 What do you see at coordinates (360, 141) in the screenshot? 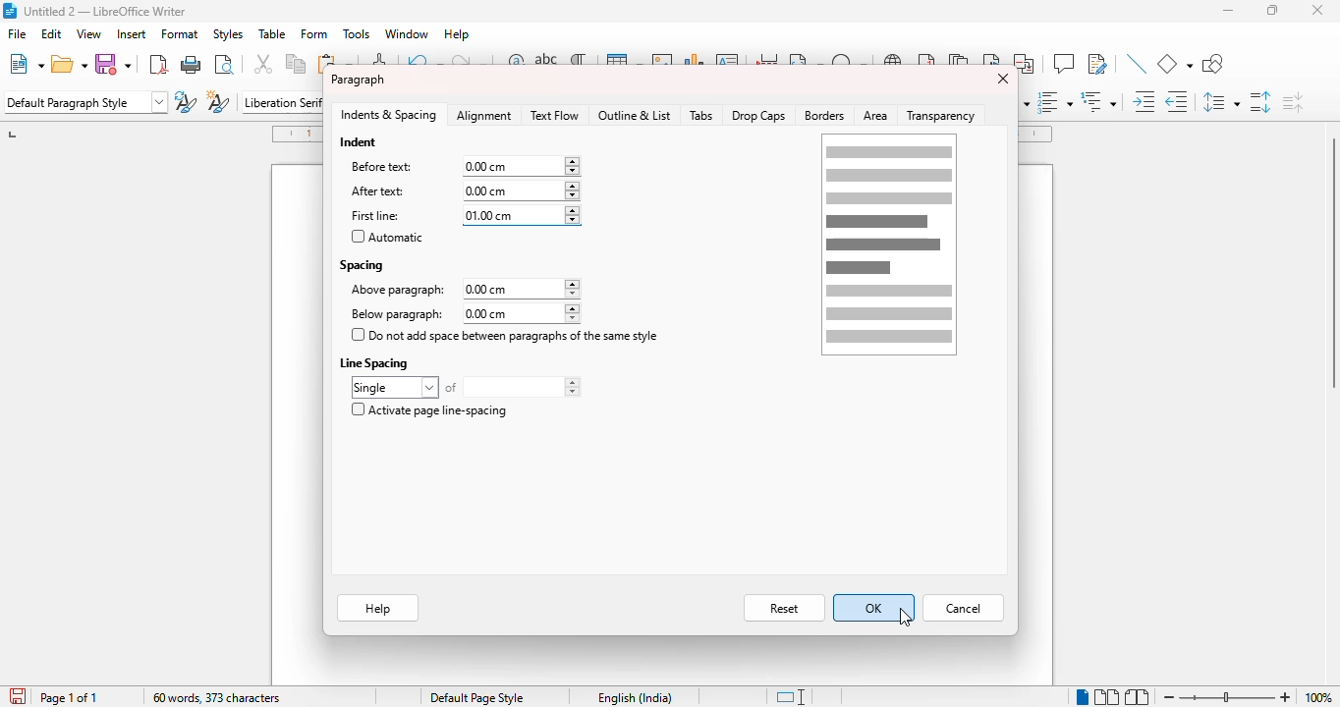
I see `indent` at bounding box center [360, 141].